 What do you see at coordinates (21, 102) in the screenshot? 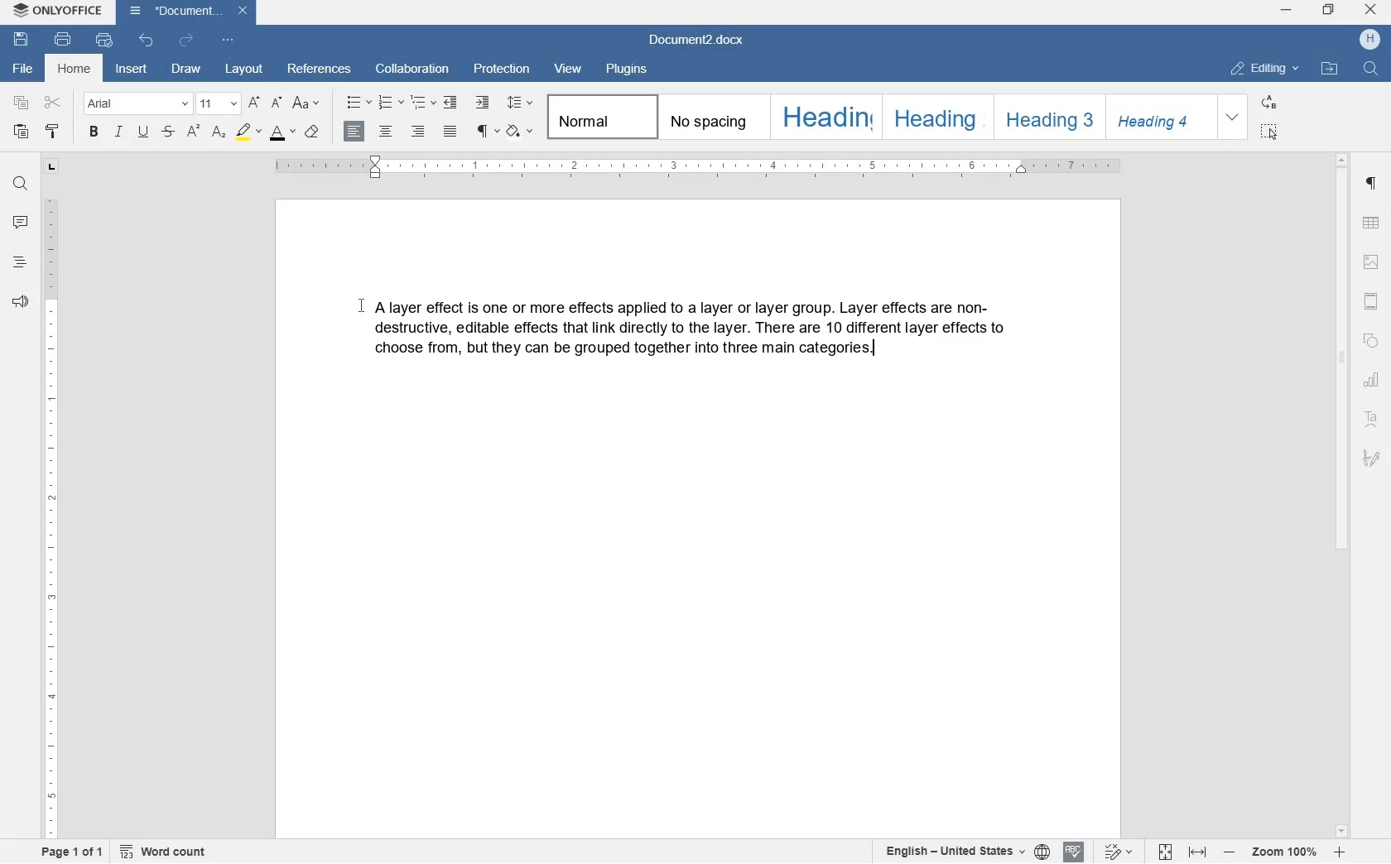
I see `copy` at bounding box center [21, 102].